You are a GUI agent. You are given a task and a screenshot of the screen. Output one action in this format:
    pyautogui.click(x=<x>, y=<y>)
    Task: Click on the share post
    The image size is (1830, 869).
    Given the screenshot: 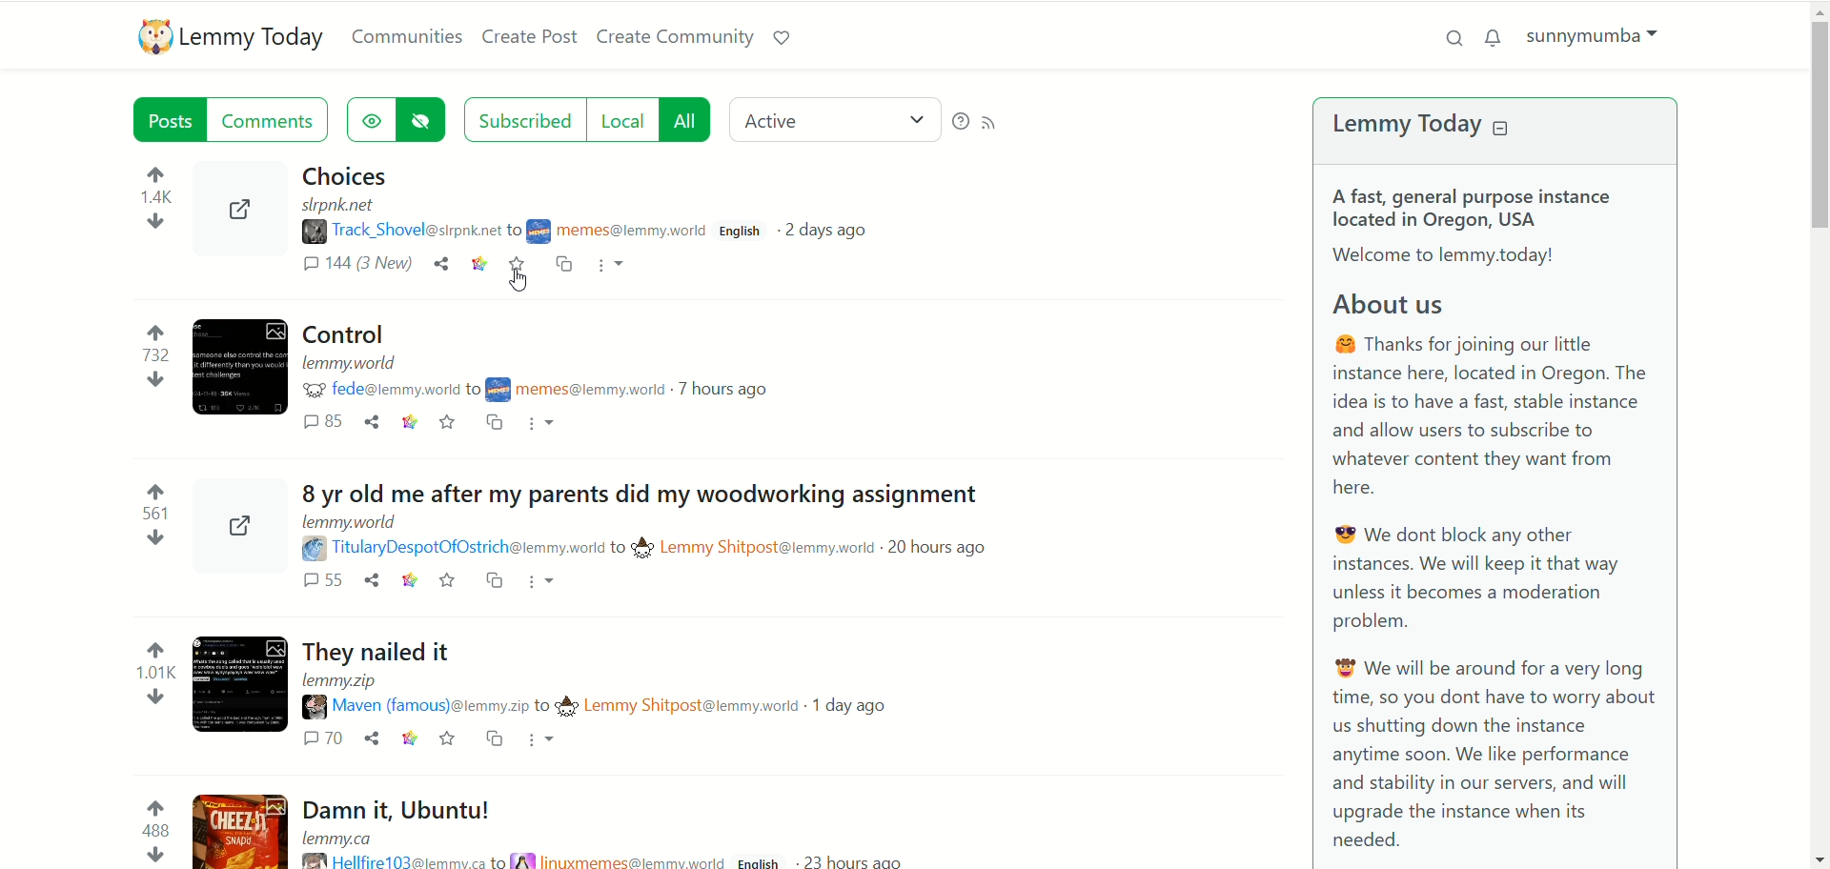 What is the action you would take?
    pyautogui.click(x=231, y=525)
    